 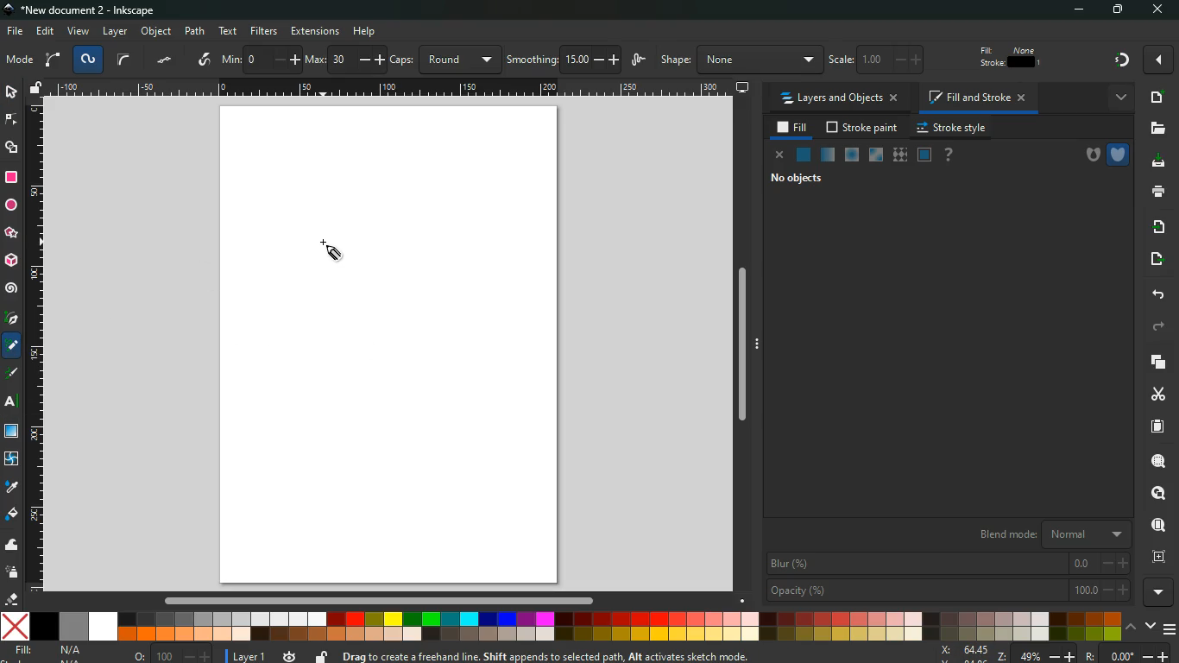 What do you see at coordinates (587, 655) in the screenshot?
I see `message` at bounding box center [587, 655].